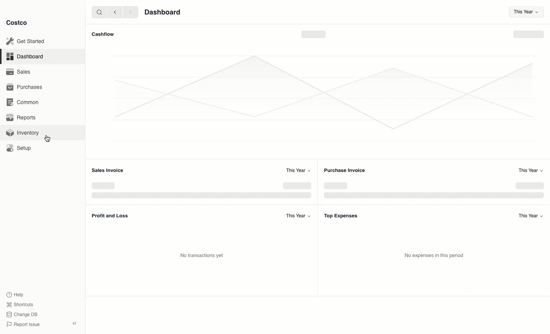 The width and height of the screenshot is (550, 334). I want to click on This Year, so click(299, 216).